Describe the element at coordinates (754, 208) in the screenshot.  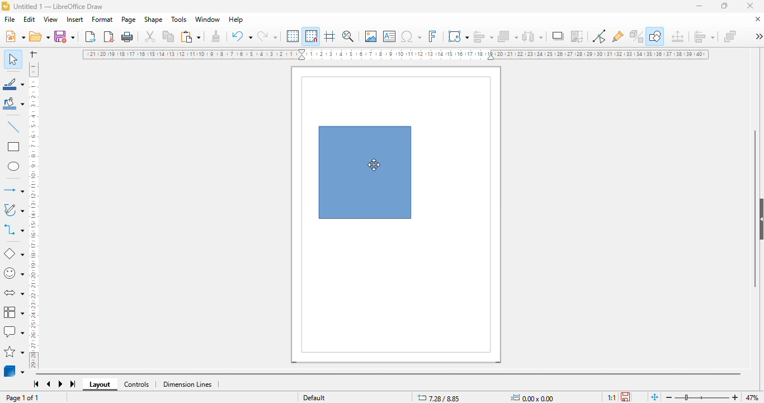
I see `vertical scroll bar` at that location.